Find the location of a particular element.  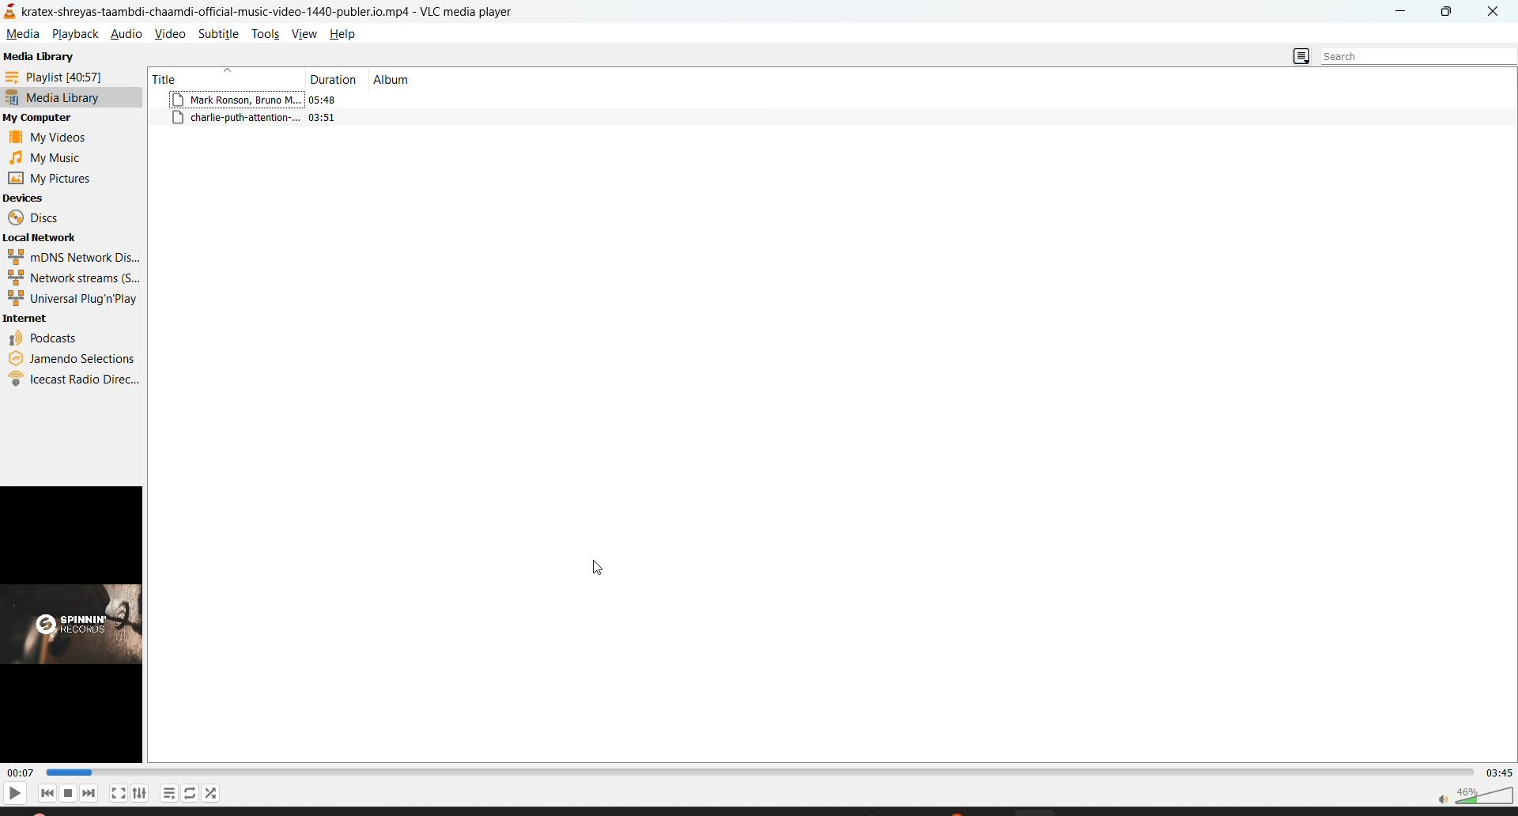

minimize is located at coordinates (1404, 14).